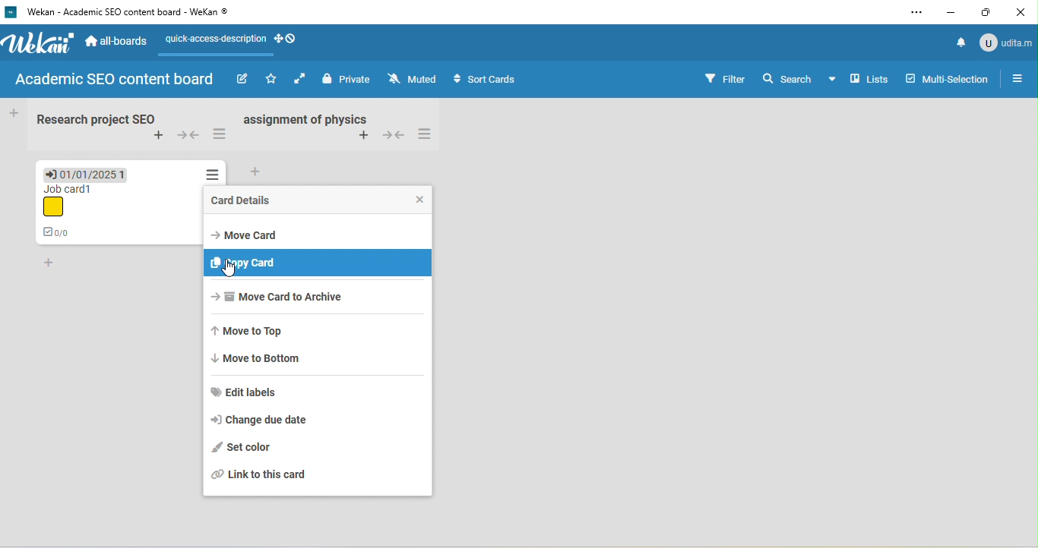 This screenshot has height=548, width=1038. Describe the element at coordinates (363, 136) in the screenshot. I see `add` at that location.